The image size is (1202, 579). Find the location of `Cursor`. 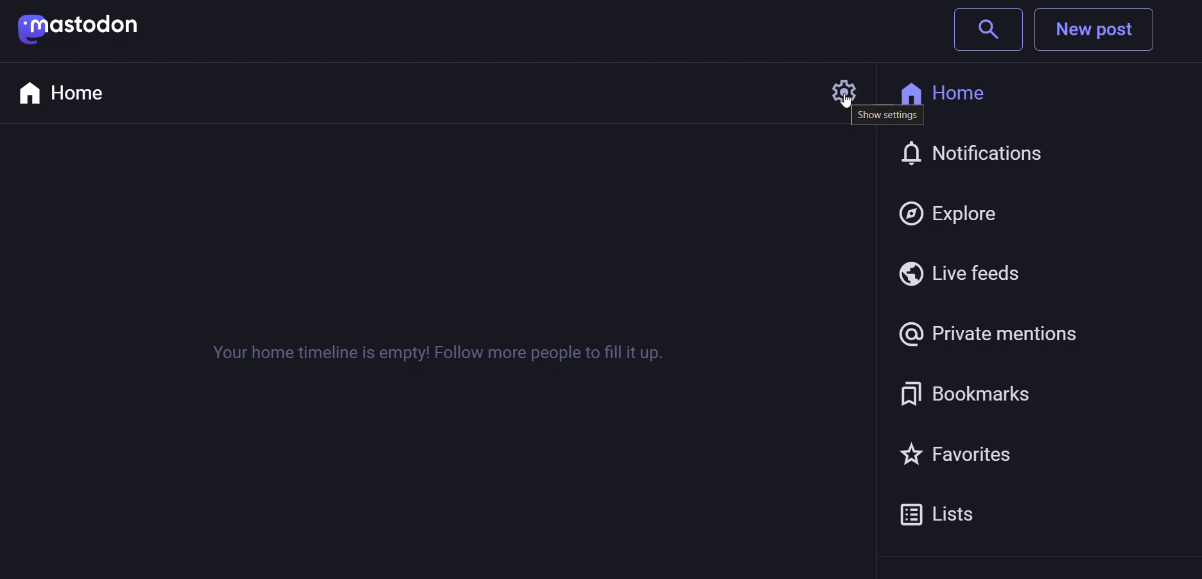

Cursor is located at coordinates (849, 104).